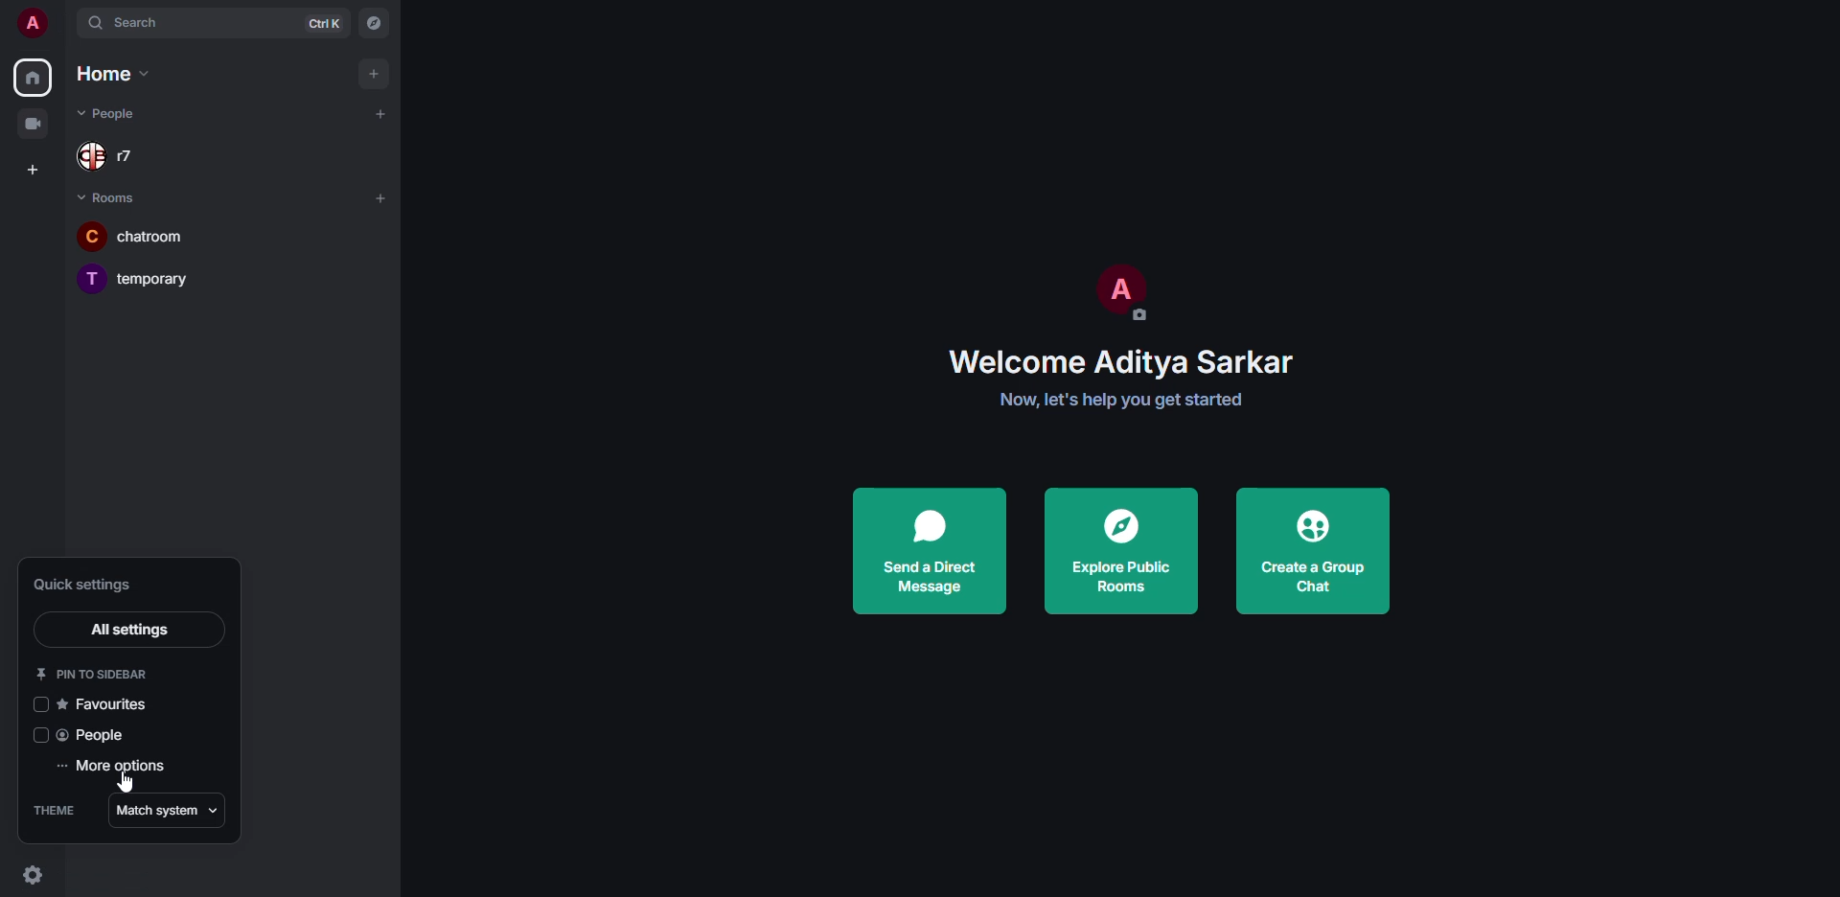  What do you see at coordinates (326, 22) in the screenshot?
I see `ctrl K` at bounding box center [326, 22].